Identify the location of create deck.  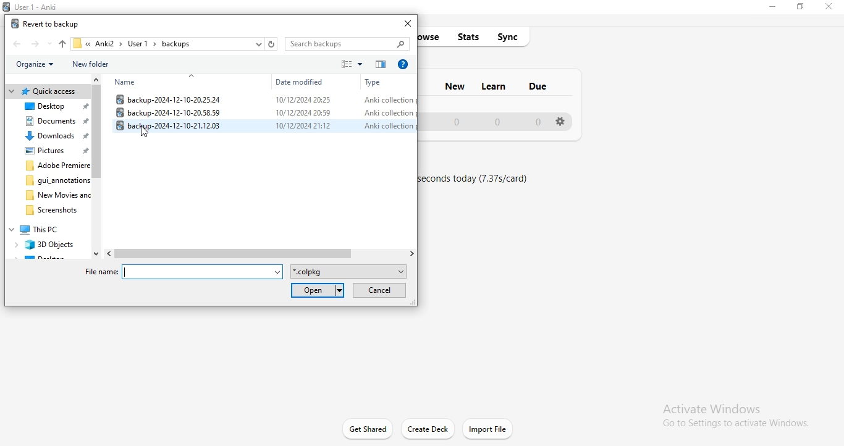
(429, 429).